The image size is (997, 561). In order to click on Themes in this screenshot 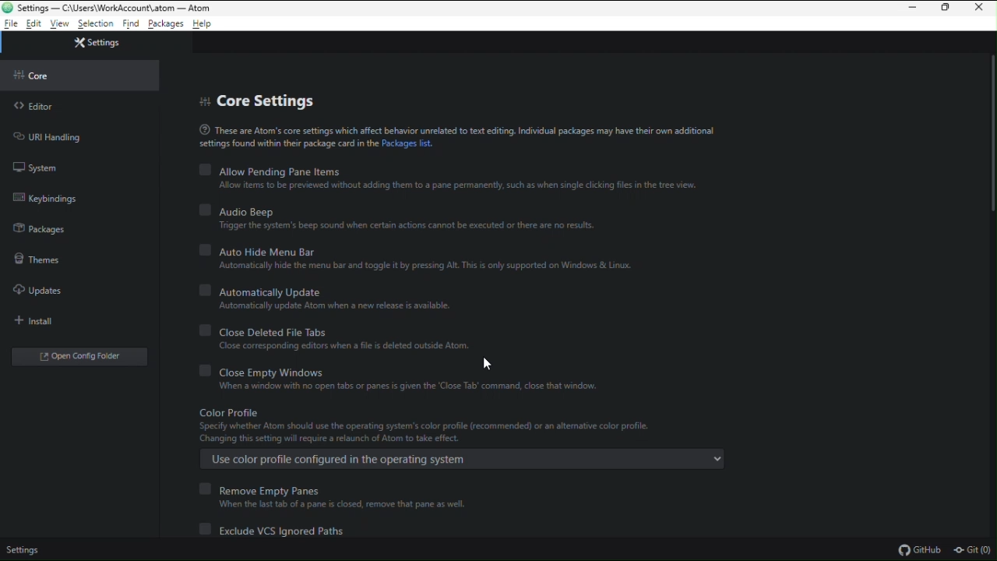, I will do `click(37, 259)`.